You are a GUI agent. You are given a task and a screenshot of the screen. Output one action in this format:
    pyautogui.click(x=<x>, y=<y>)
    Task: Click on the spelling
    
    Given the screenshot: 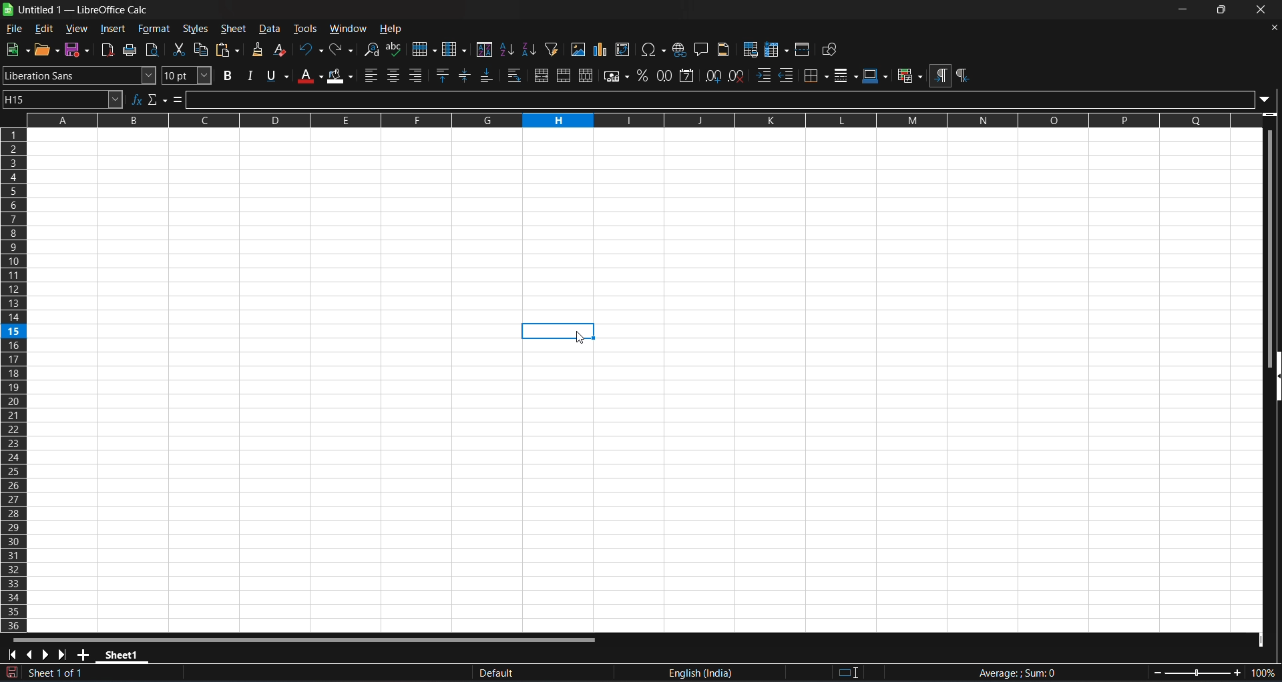 What is the action you would take?
    pyautogui.click(x=395, y=49)
    